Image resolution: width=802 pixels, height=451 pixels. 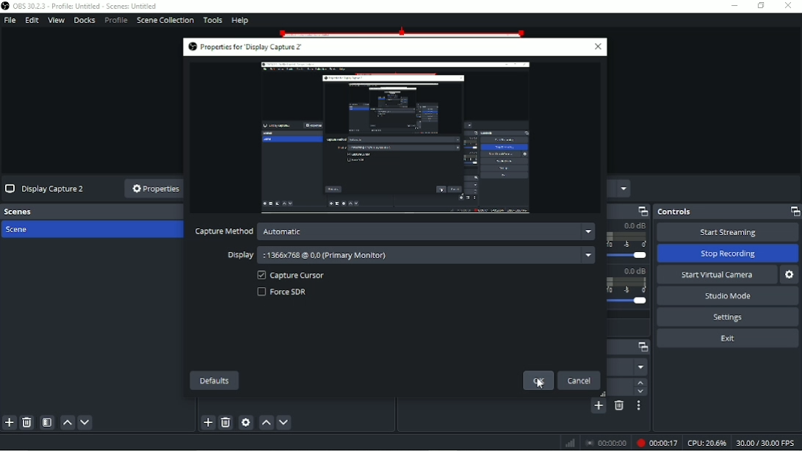 I want to click on 30.00/30.00 FPS, so click(x=767, y=442).